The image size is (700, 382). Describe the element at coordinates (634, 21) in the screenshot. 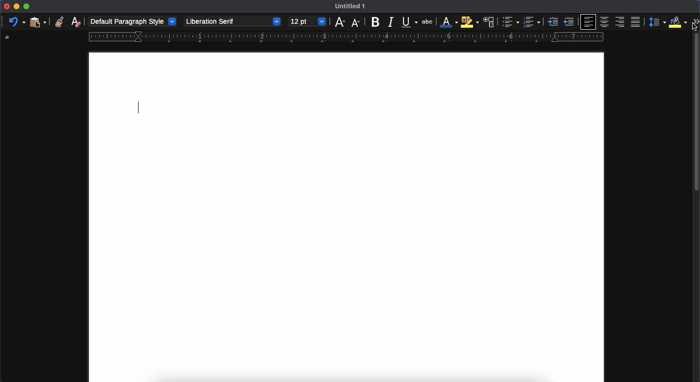

I see `justification` at that location.